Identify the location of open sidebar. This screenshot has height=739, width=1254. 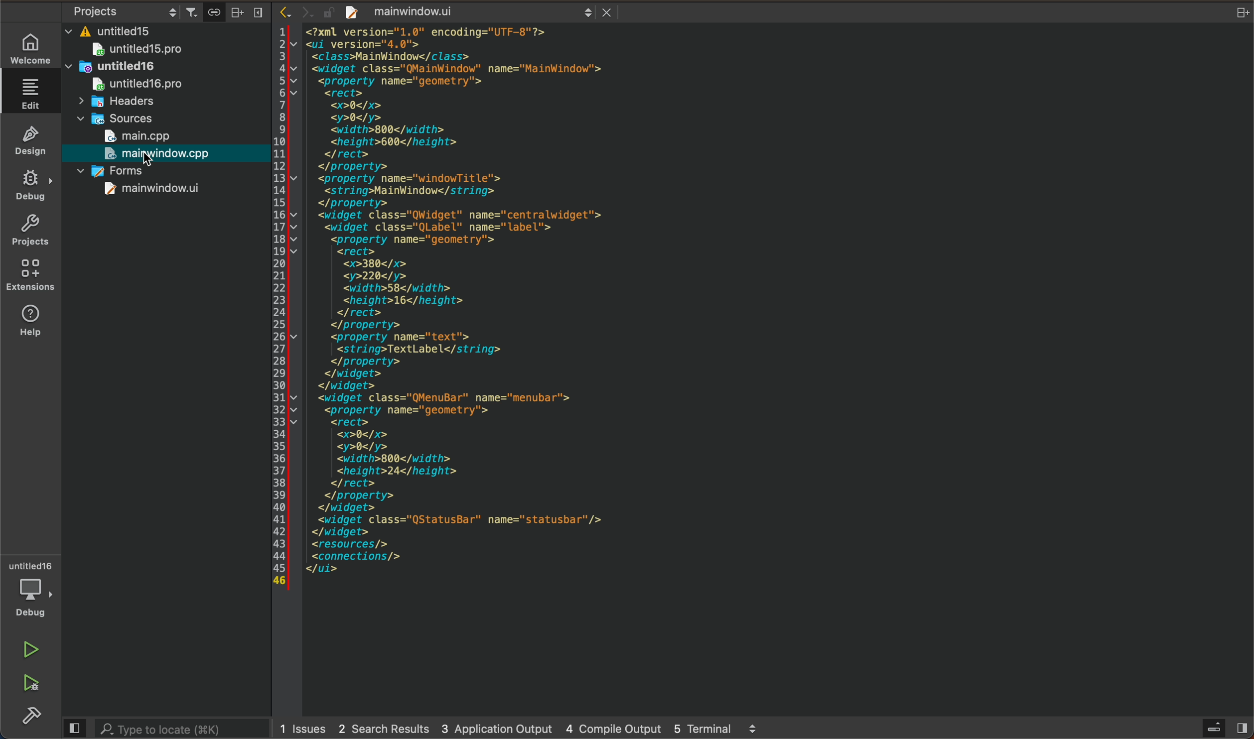
(1216, 728).